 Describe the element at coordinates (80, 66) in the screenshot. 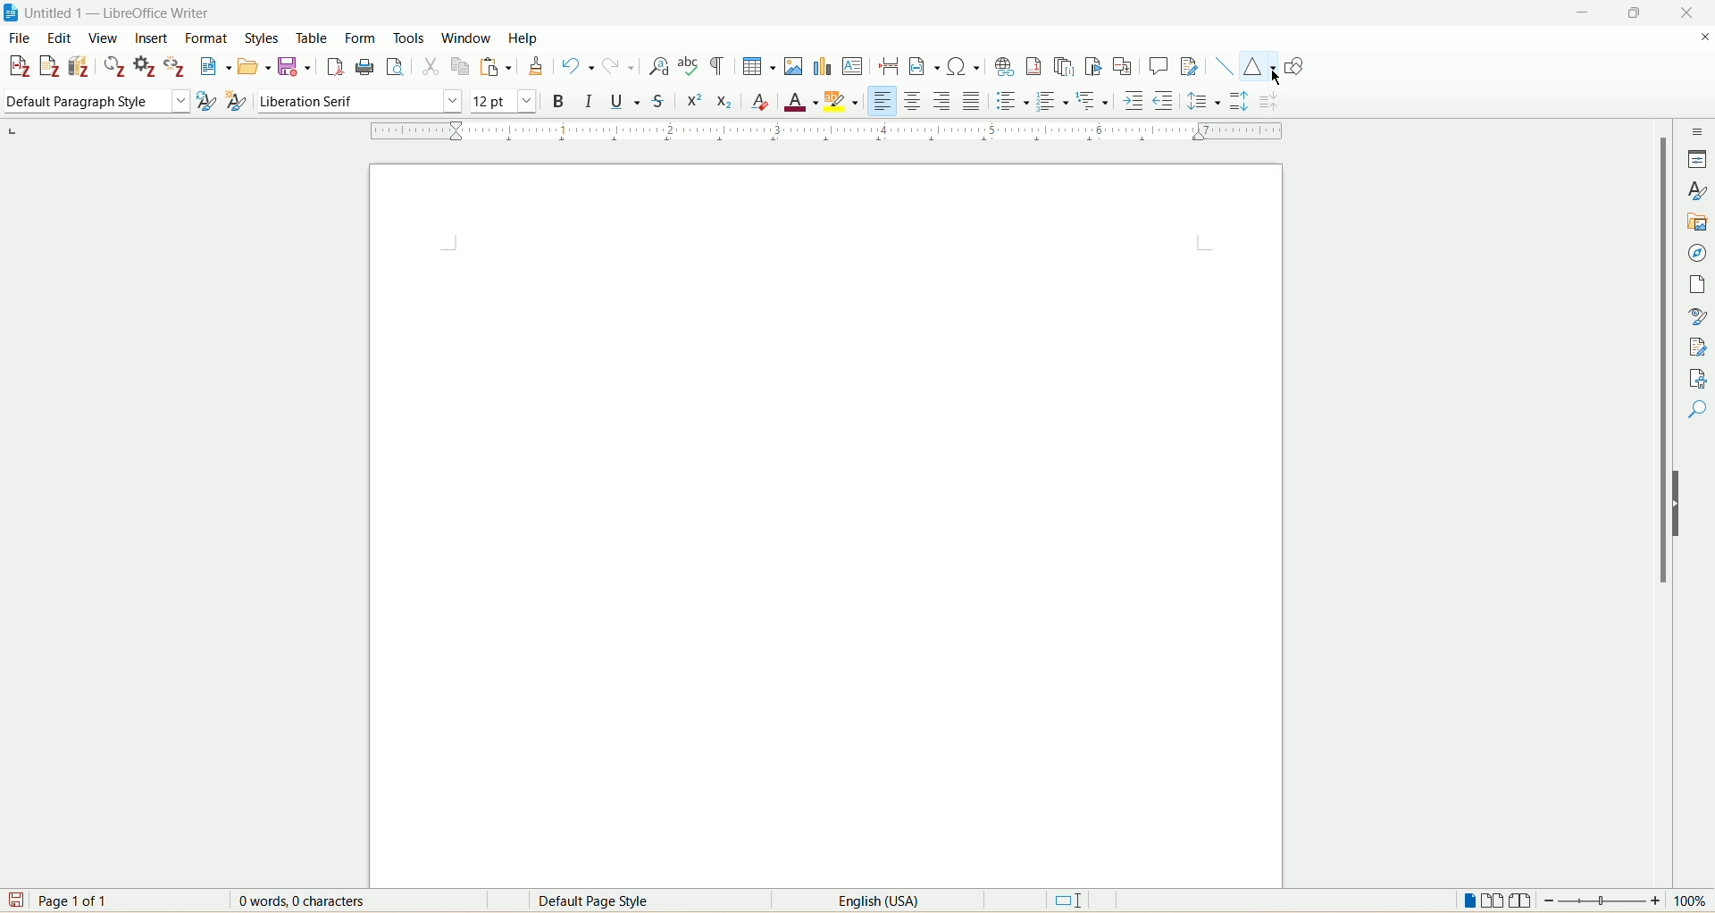

I see `add bibliography` at that location.